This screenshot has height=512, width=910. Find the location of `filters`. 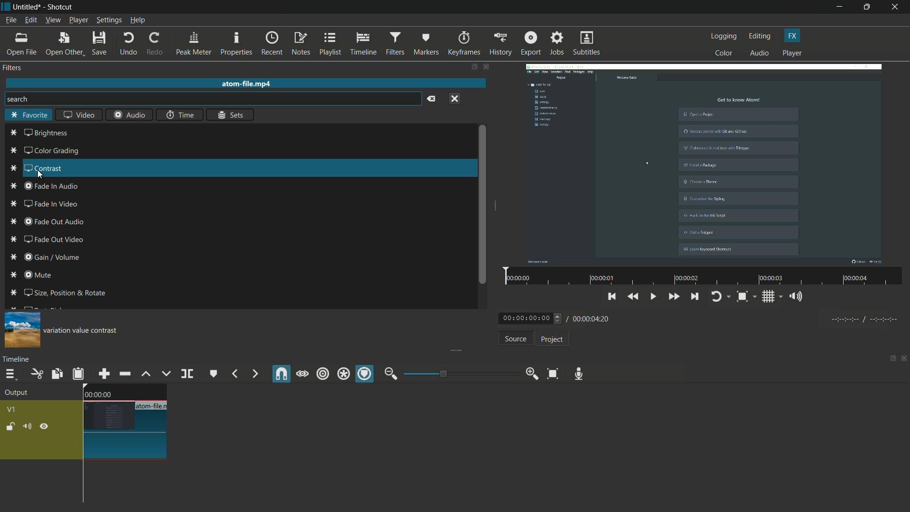

filters is located at coordinates (13, 68).